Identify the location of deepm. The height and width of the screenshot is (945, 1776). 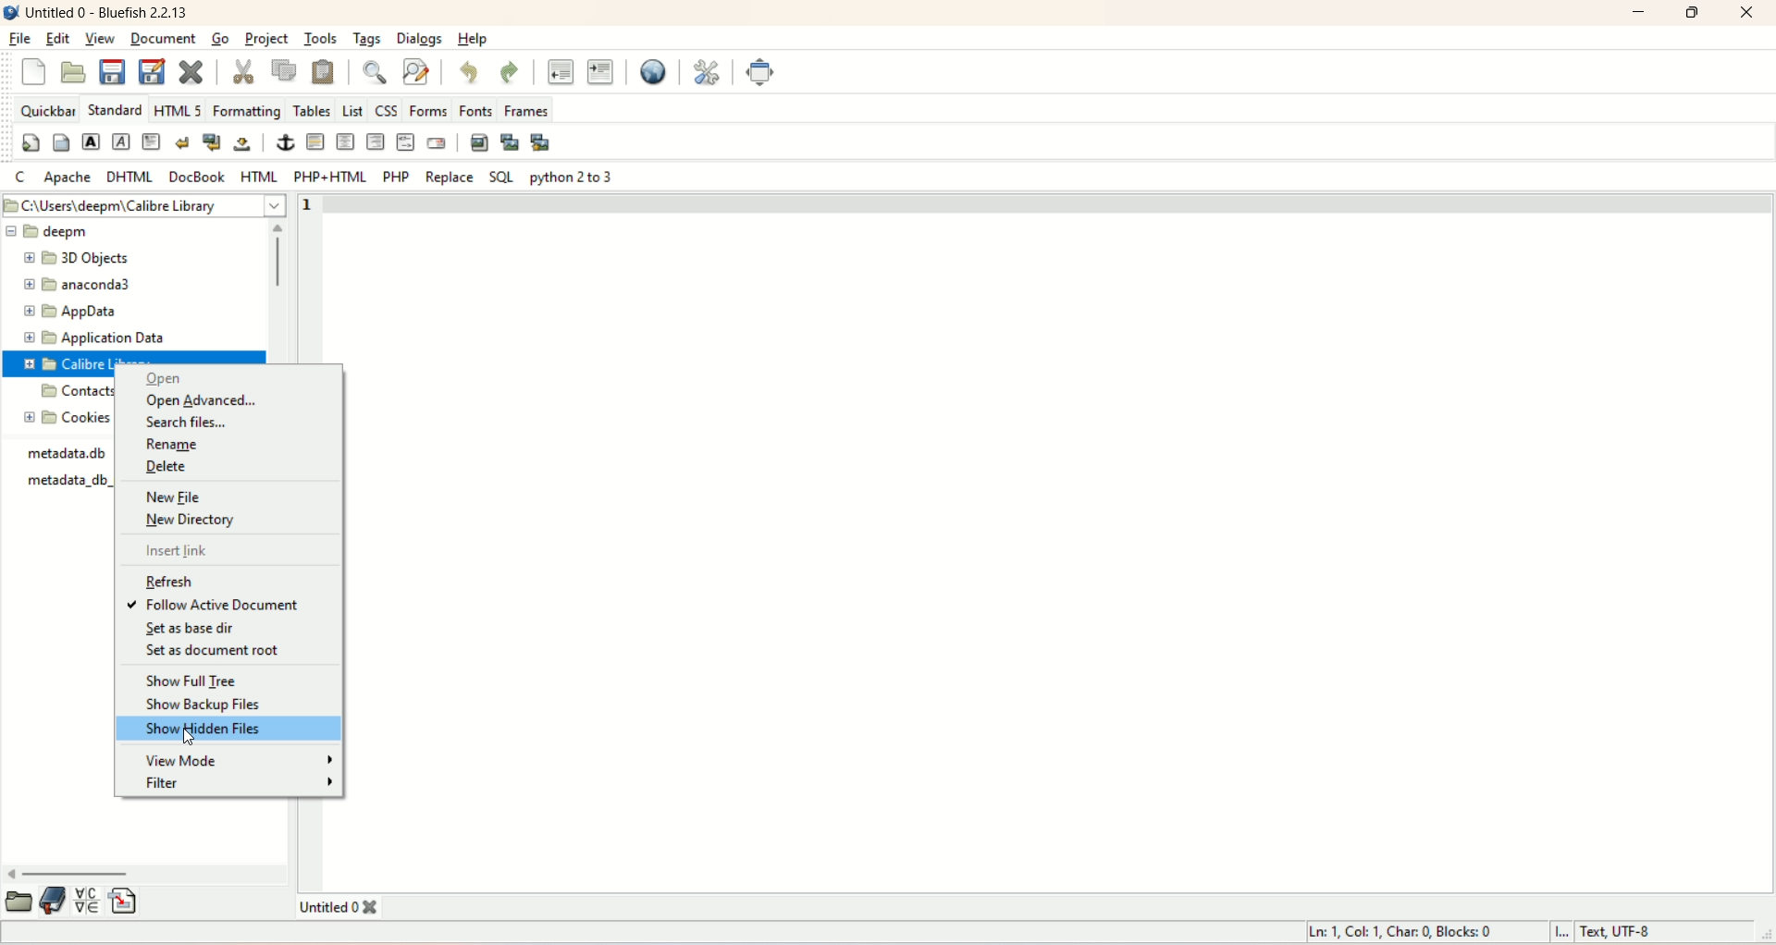
(129, 232).